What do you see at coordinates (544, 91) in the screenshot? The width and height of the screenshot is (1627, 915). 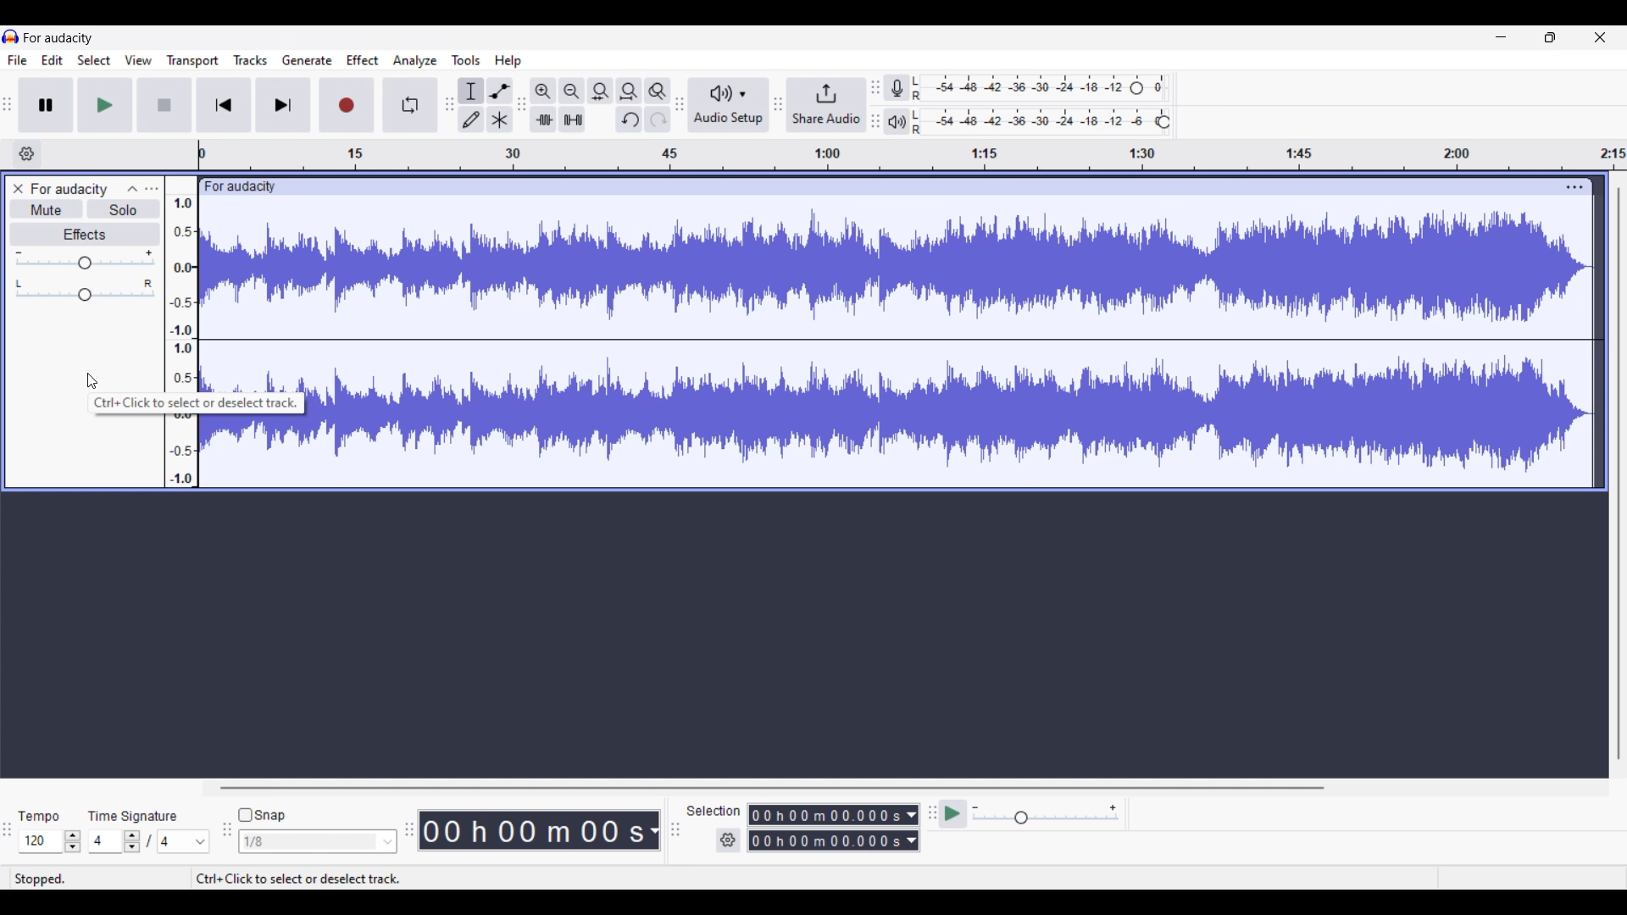 I see `Zoom in` at bounding box center [544, 91].